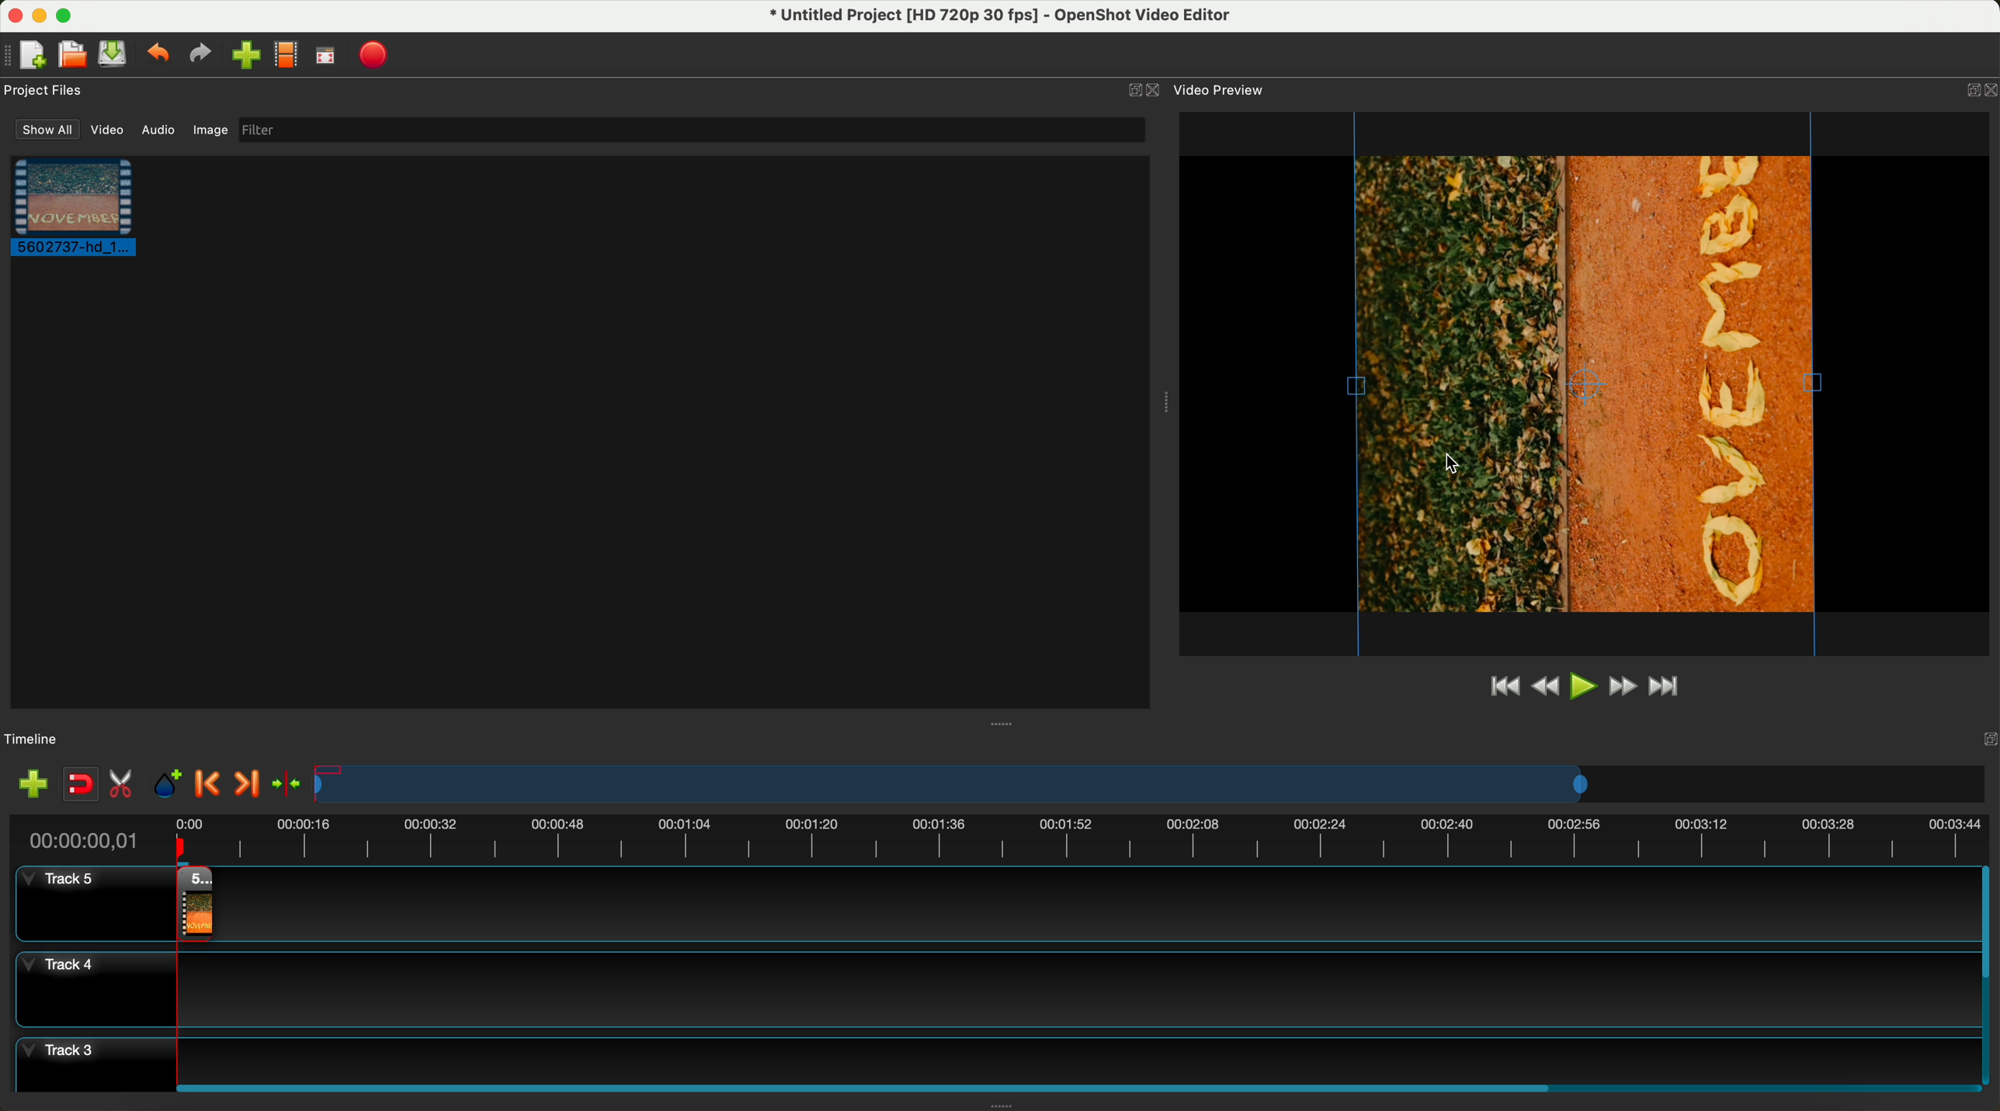 Image resolution: width=2000 pixels, height=1111 pixels. I want to click on project files, so click(45, 89).